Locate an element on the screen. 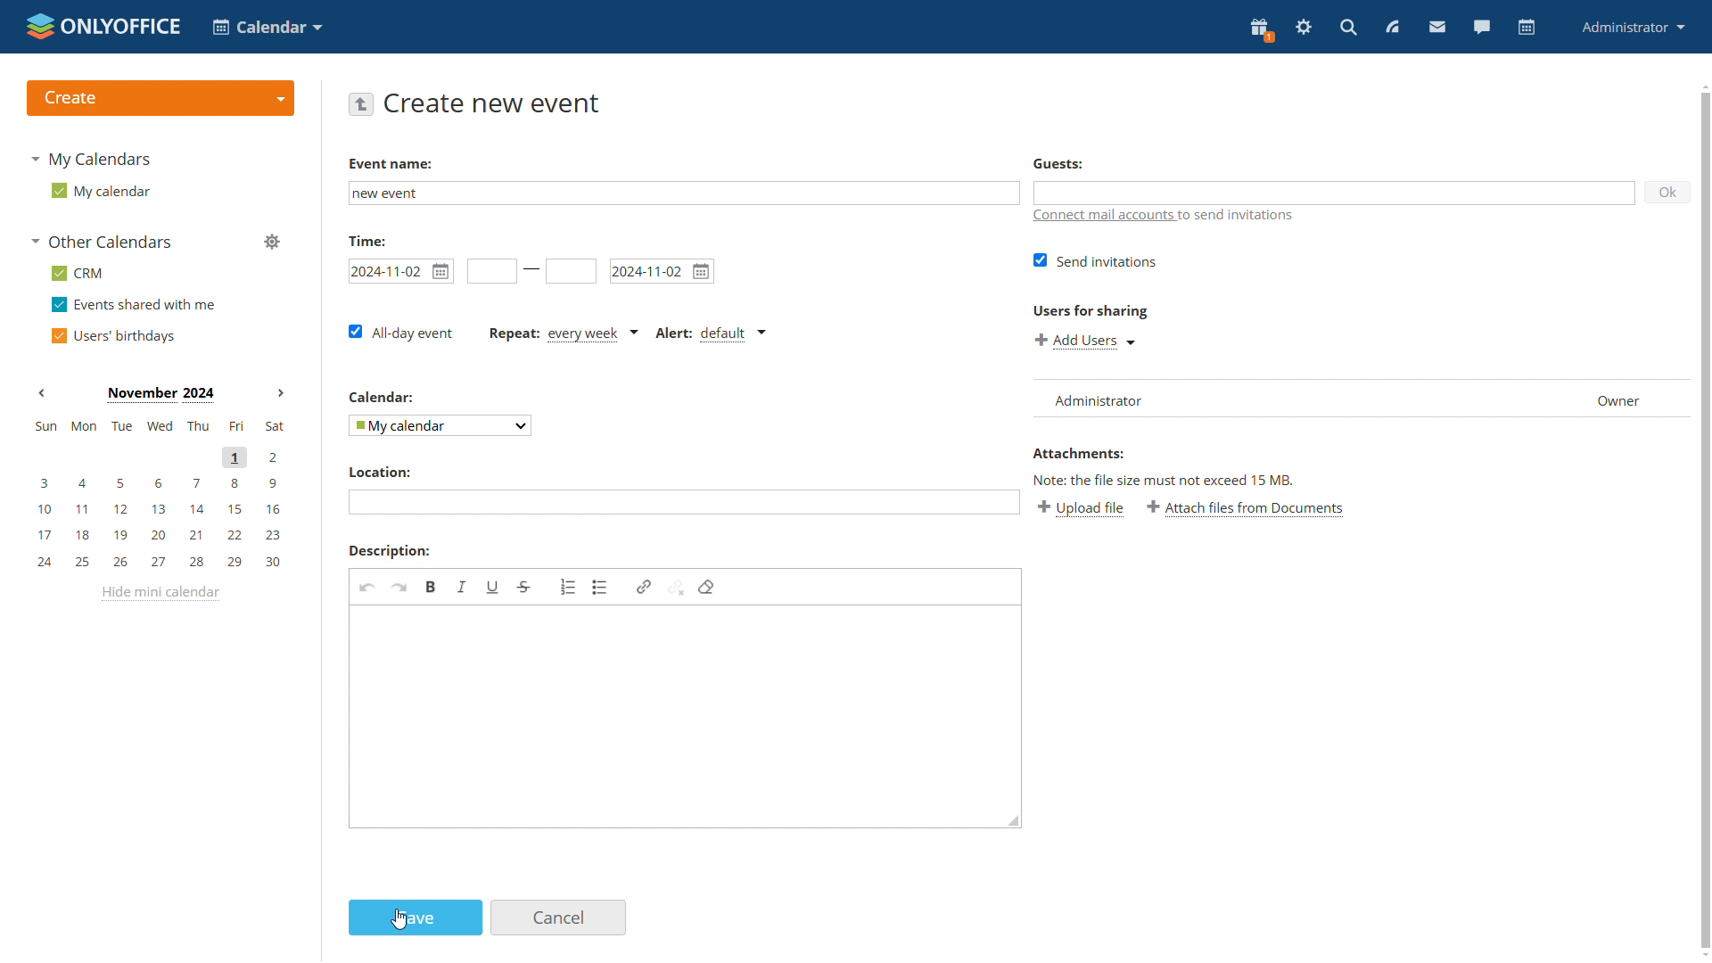  crm is located at coordinates (79, 273).